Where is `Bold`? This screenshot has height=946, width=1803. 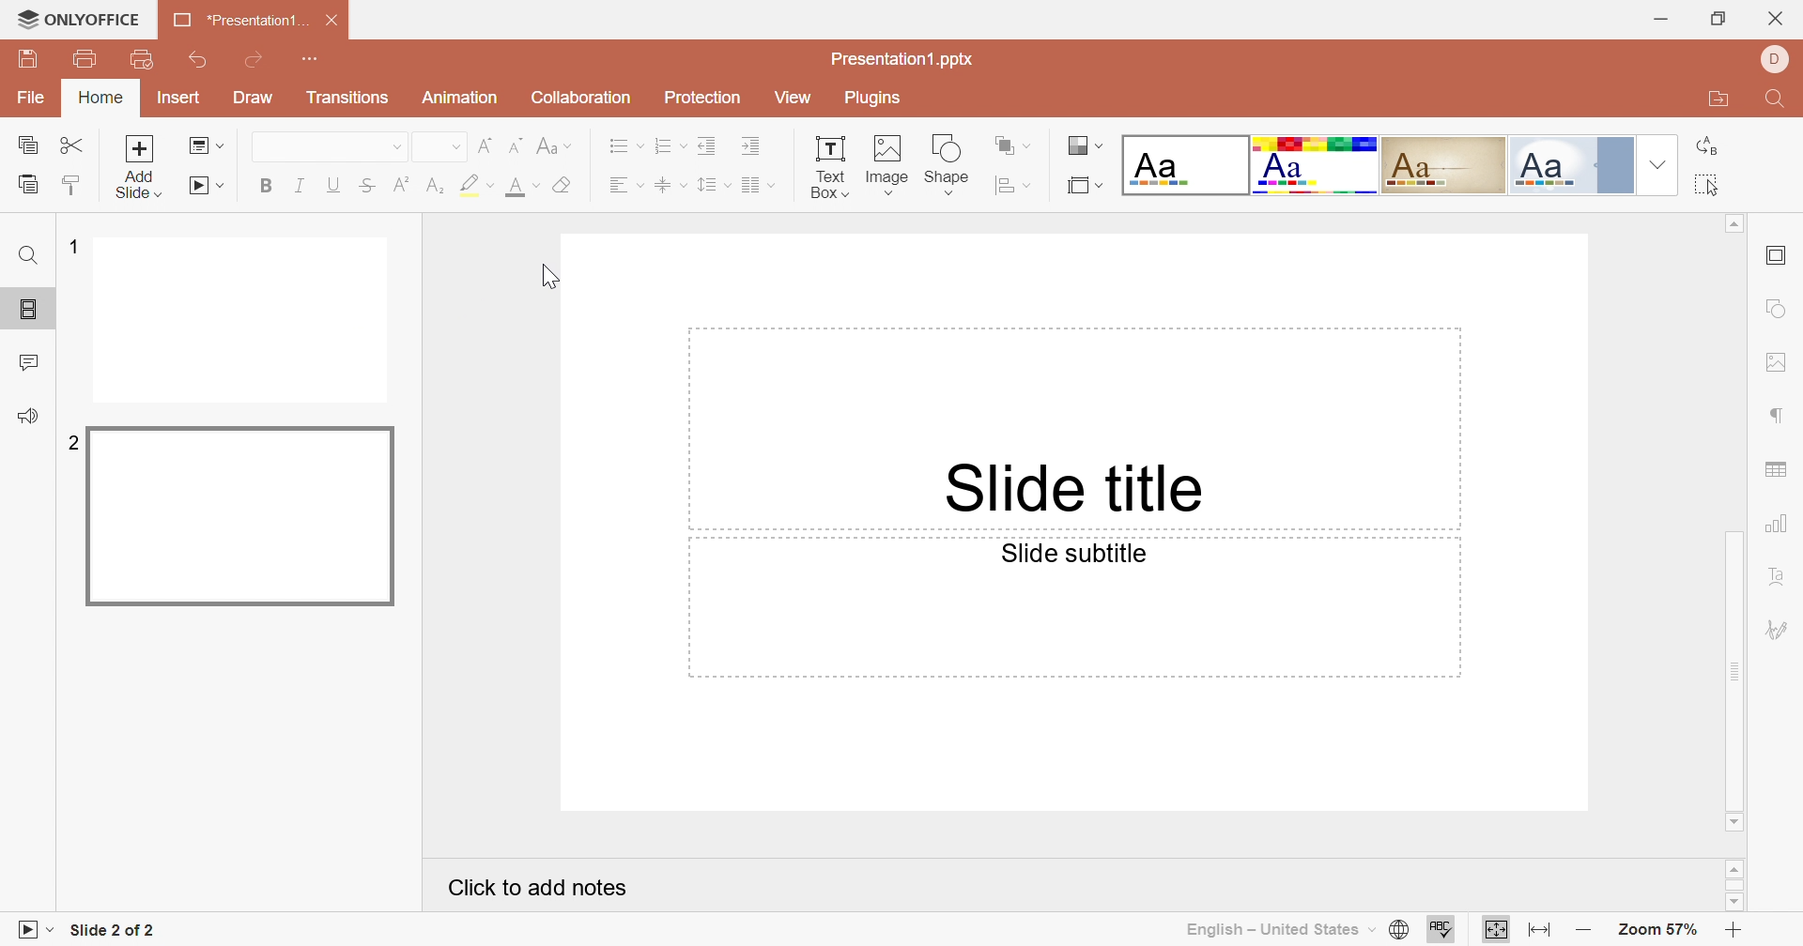 Bold is located at coordinates (266, 186).